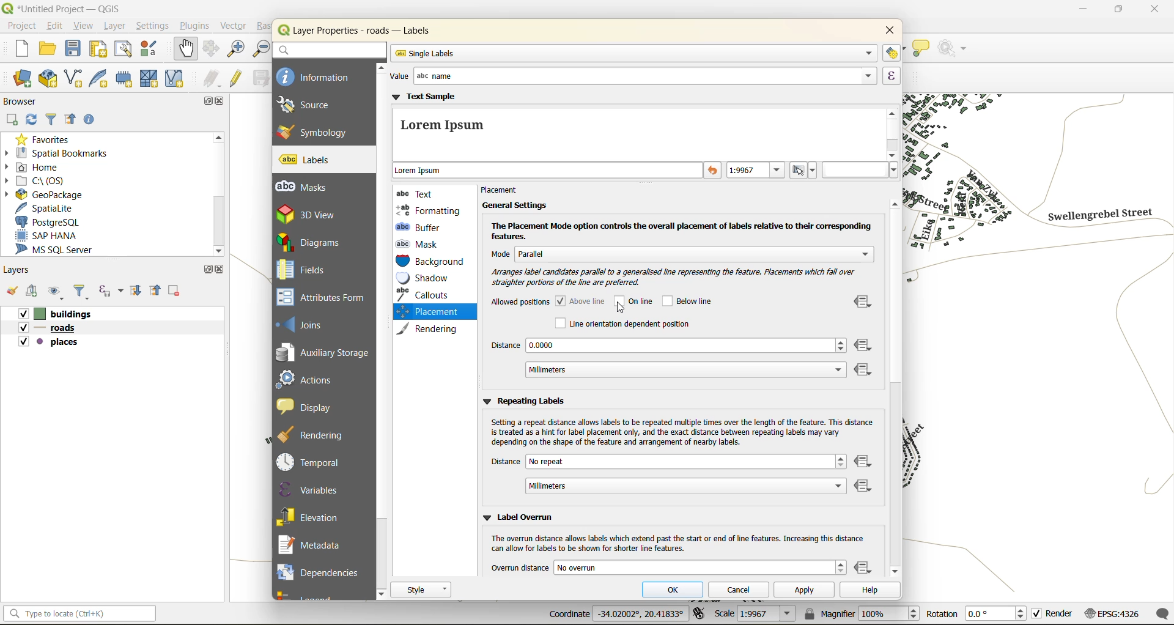 This screenshot has height=625, width=1174. Describe the element at coordinates (974, 613) in the screenshot. I see `rotation` at that location.